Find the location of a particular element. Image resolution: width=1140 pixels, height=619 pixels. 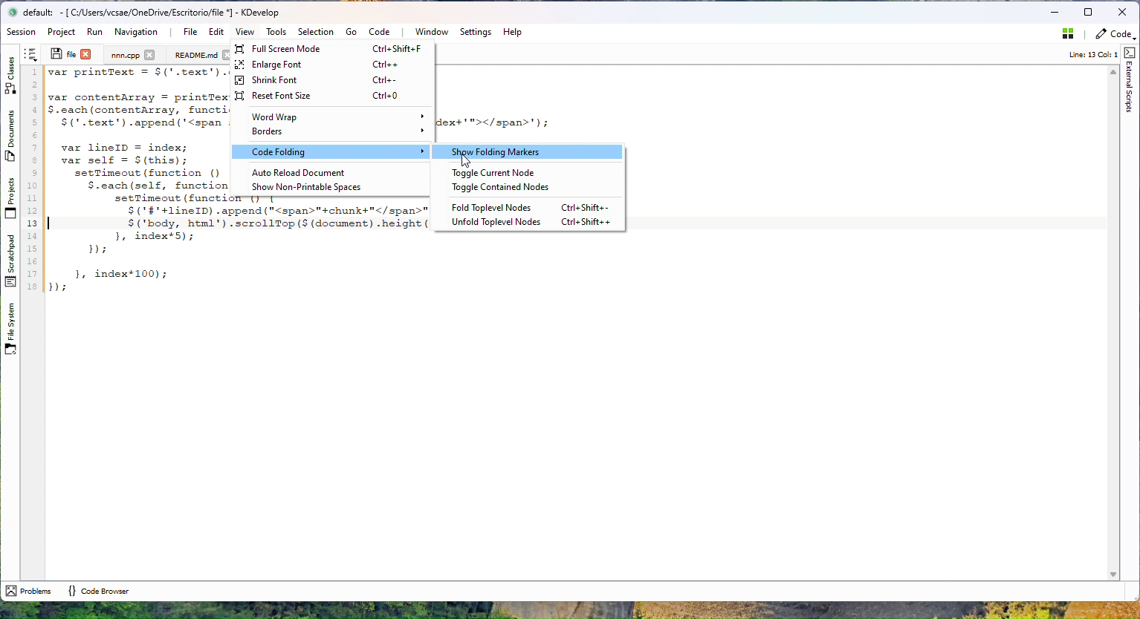

close is located at coordinates (149, 54).